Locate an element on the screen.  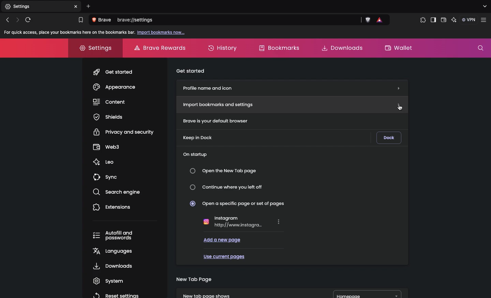
Customize and control brave is located at coordinates (485, 20).